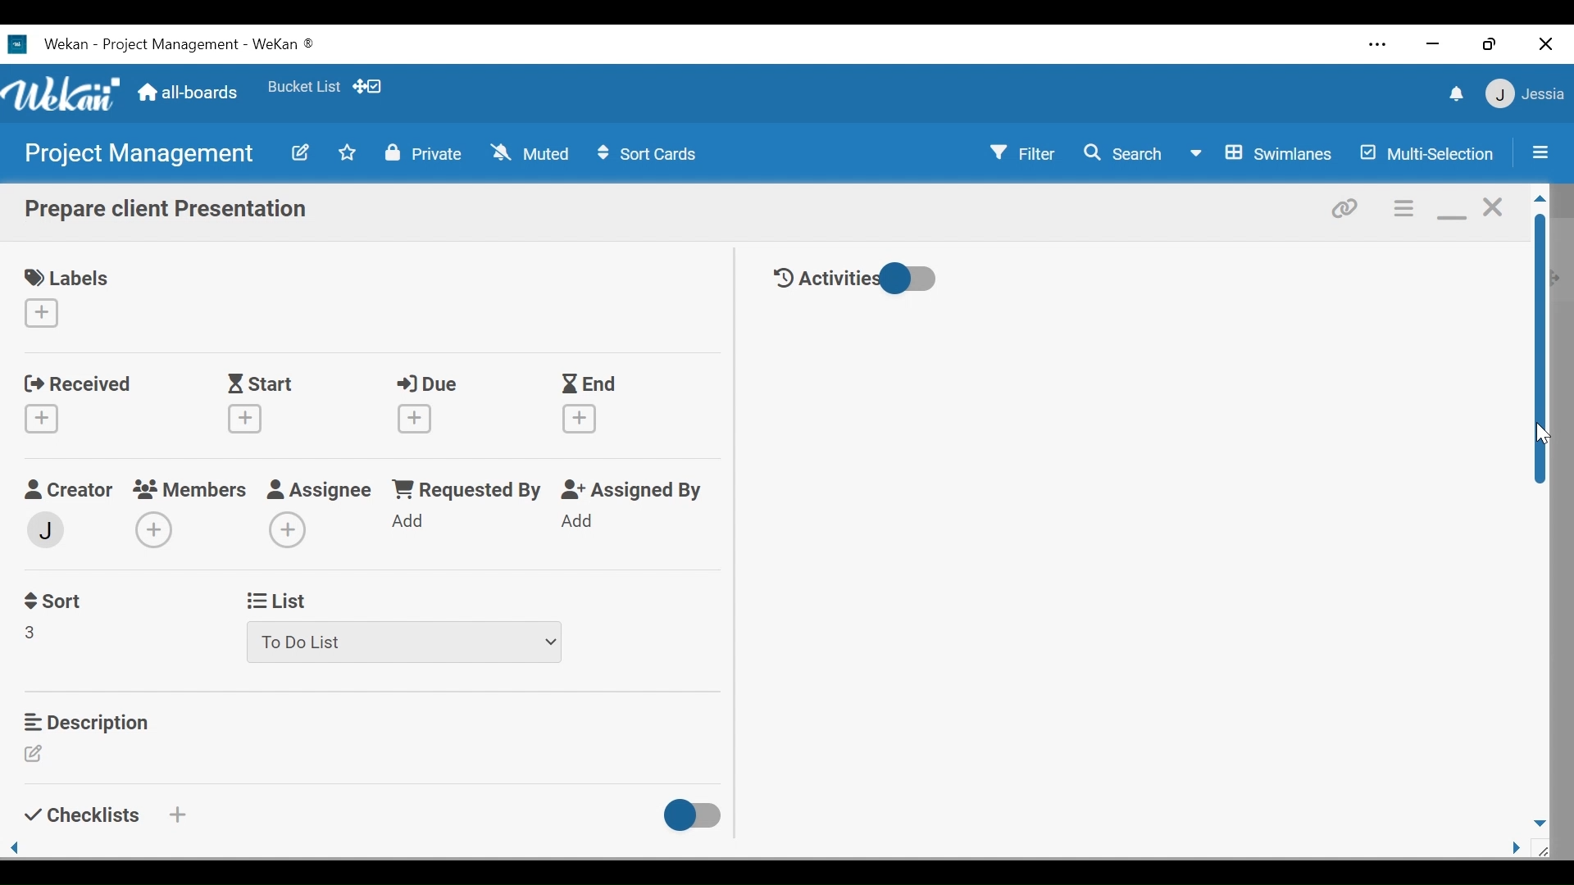 The width and height of the screenshot is (1574, 885). Describe the element at coordinates (1508, 846) in the screenshot. I see `page side` at that location.